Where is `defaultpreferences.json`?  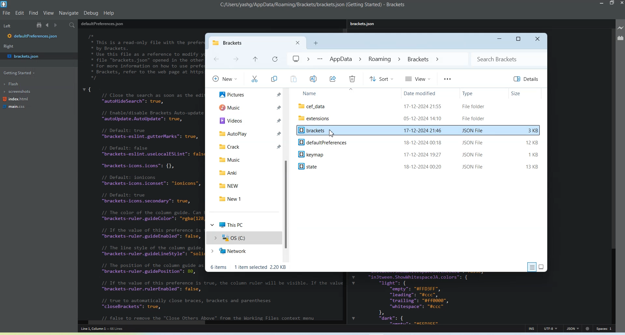
defaultpreferences.json is located at coordinates (33, 36).